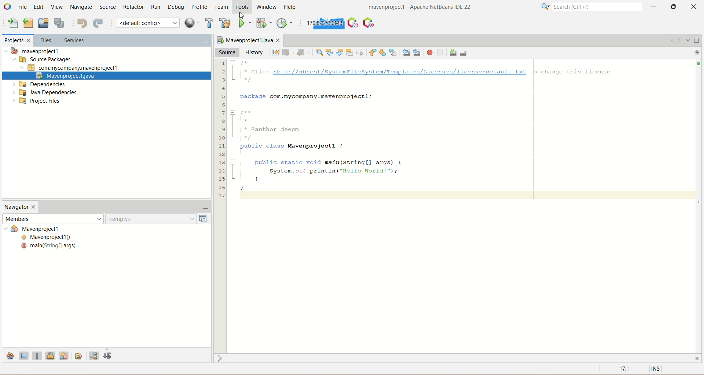  What do you see at coordinates (401, 8) in the screenshot?
I see `mavenproject1-Apache NetBeans IDE22` at bounding box center [401, 8].